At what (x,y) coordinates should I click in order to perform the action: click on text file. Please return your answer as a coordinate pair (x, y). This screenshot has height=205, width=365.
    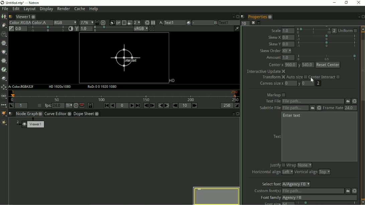
    Looking at the image, I should click on (272, 101).